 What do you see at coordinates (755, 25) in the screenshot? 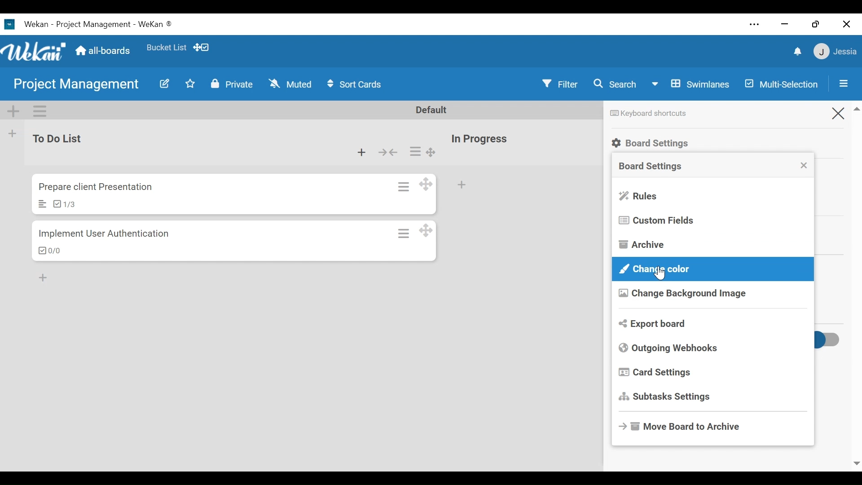
I see `settings and more` at bounding box center [755, 25].